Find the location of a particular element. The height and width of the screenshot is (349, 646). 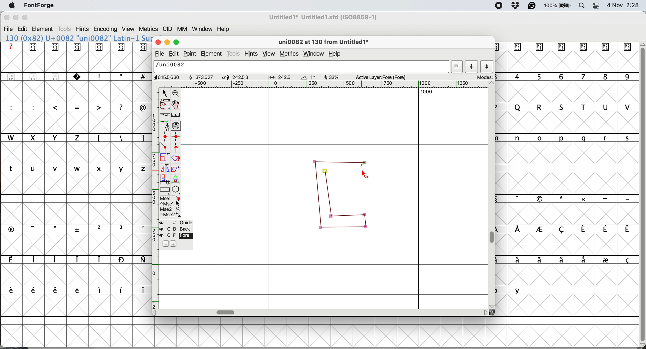

fontforge is located at coordinates (40, 5).